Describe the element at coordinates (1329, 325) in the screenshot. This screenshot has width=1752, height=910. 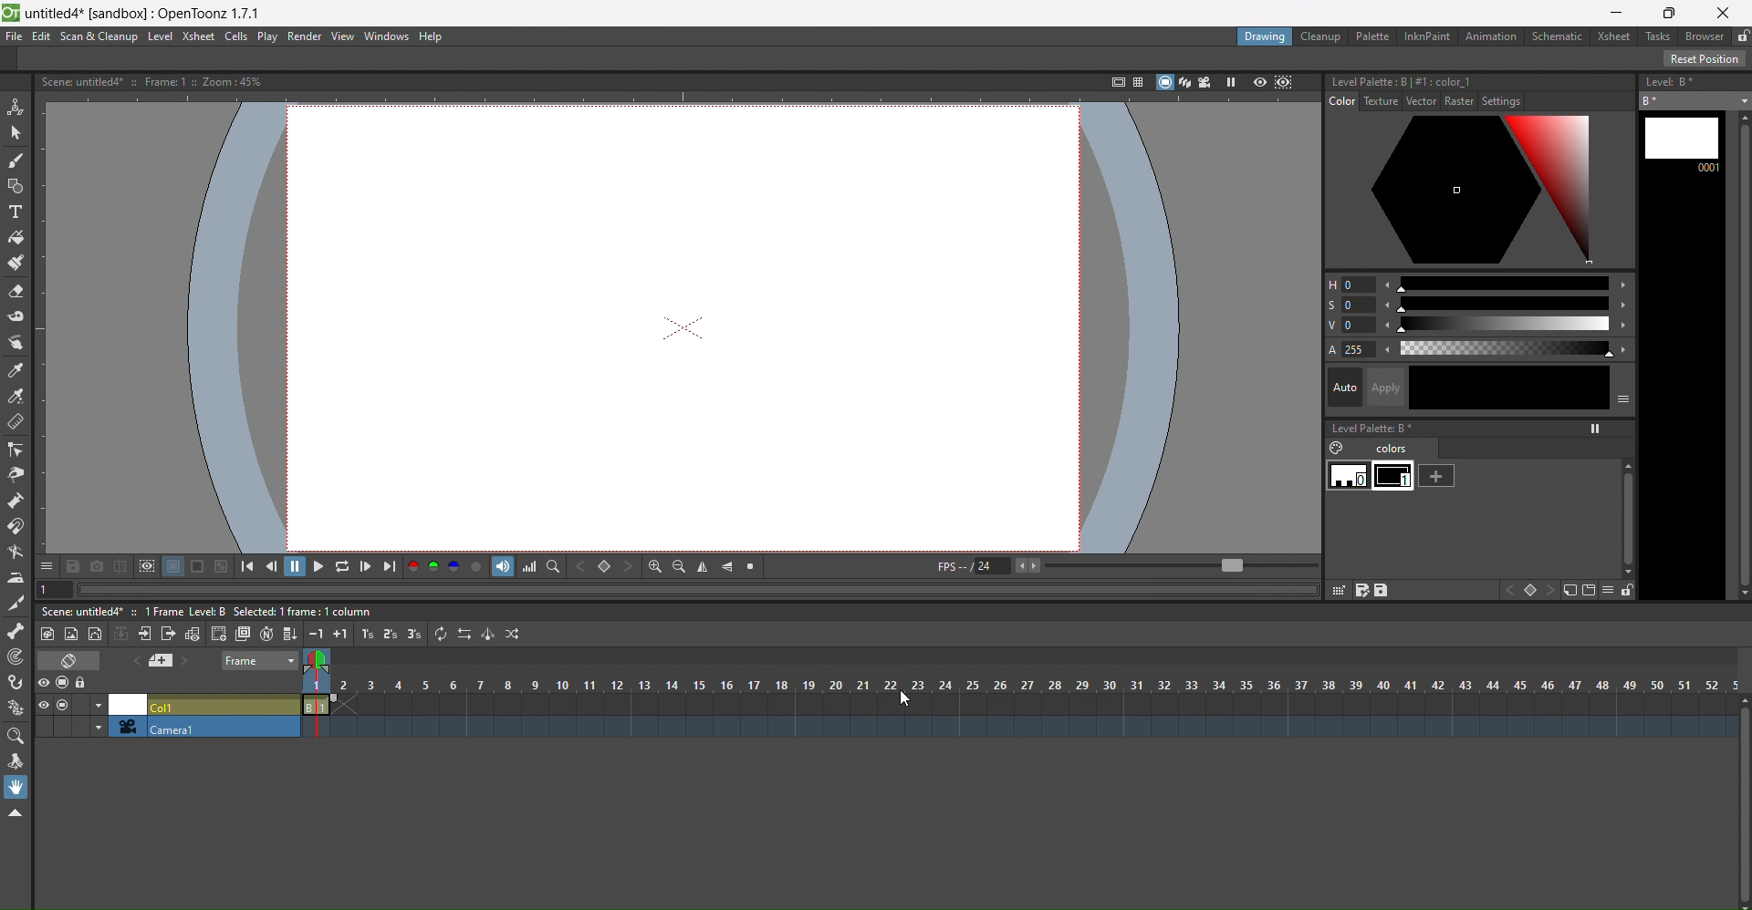
I see `V` at that location.